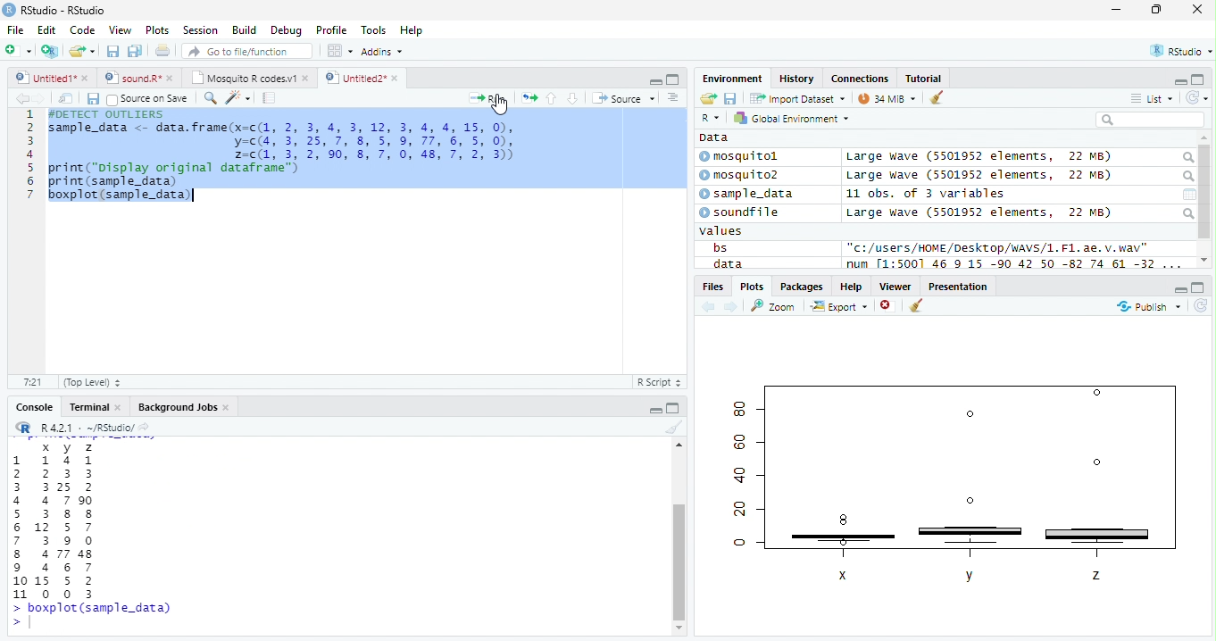 The height and width of the screenshot is (641, 1216). Describe the element at coordinates (895, 287) in the screenshot. I see `Viewer` at that location.